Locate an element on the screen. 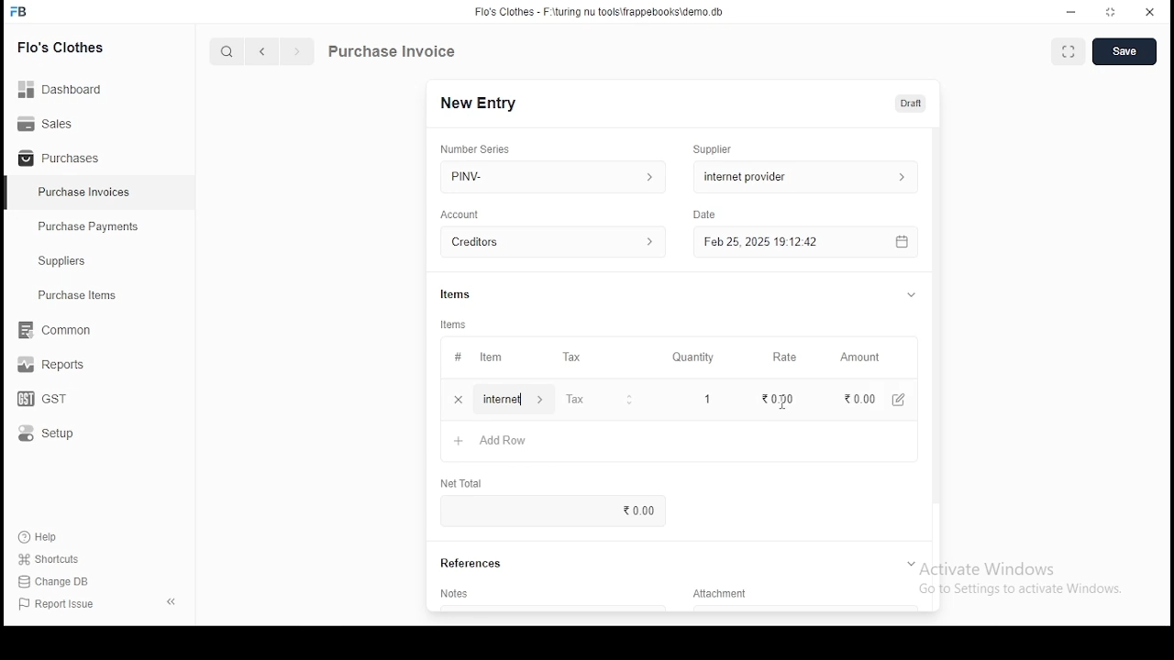  1 is located at coordinates (702, 399).